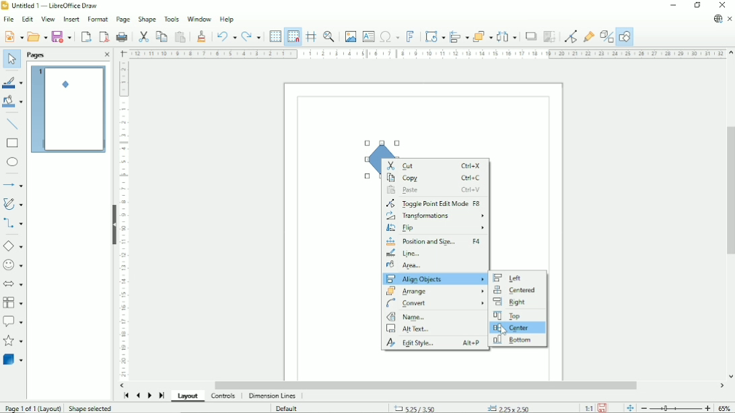 The width and height of the screenshot is (735, 413). What do you see at coordinates (125, 396) in the screenshot?
I see `Scroll to first page` at bounding box center [125, 396].